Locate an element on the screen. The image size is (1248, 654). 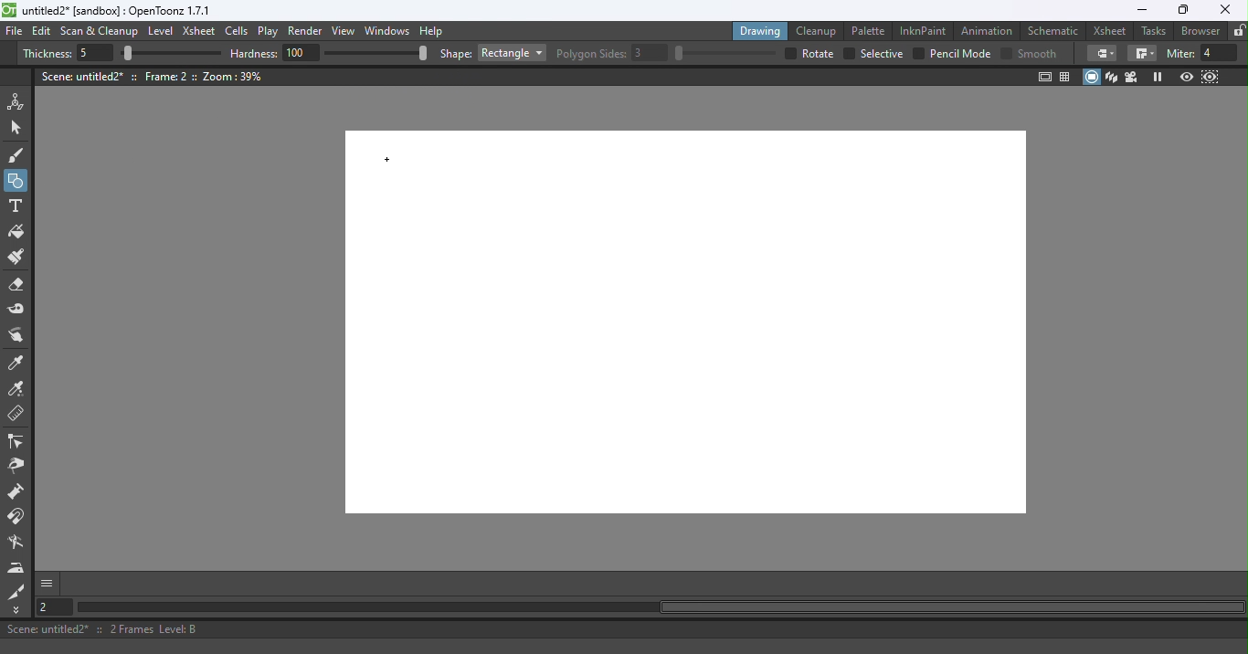
Blender tool is located at coordinates (19, 543).